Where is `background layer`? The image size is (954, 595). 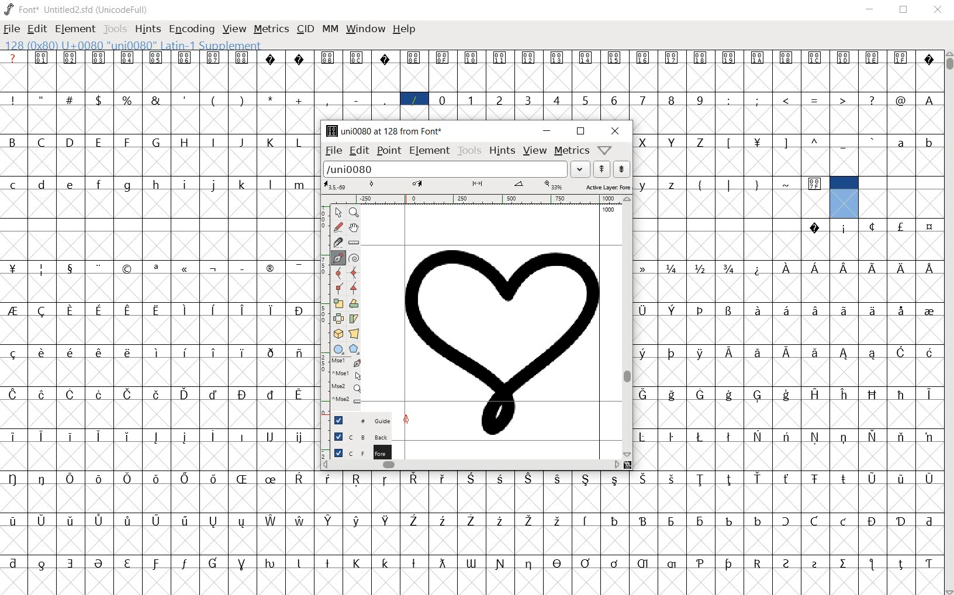
background layer is located at coordinates (356, 436).